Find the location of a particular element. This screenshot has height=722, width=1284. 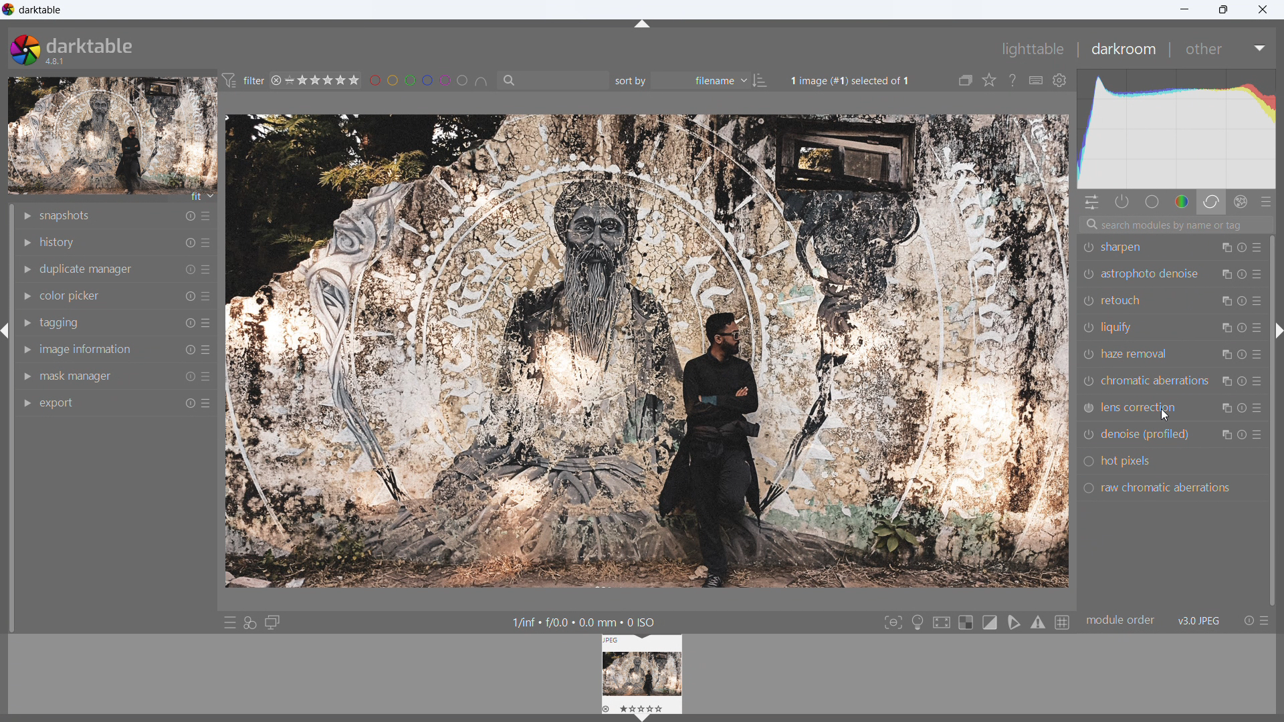

image is located at coordinates (645, 350).